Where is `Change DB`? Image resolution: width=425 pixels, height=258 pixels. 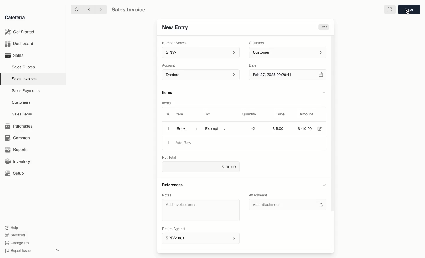
Change DB is located at coordinates (18, 243).